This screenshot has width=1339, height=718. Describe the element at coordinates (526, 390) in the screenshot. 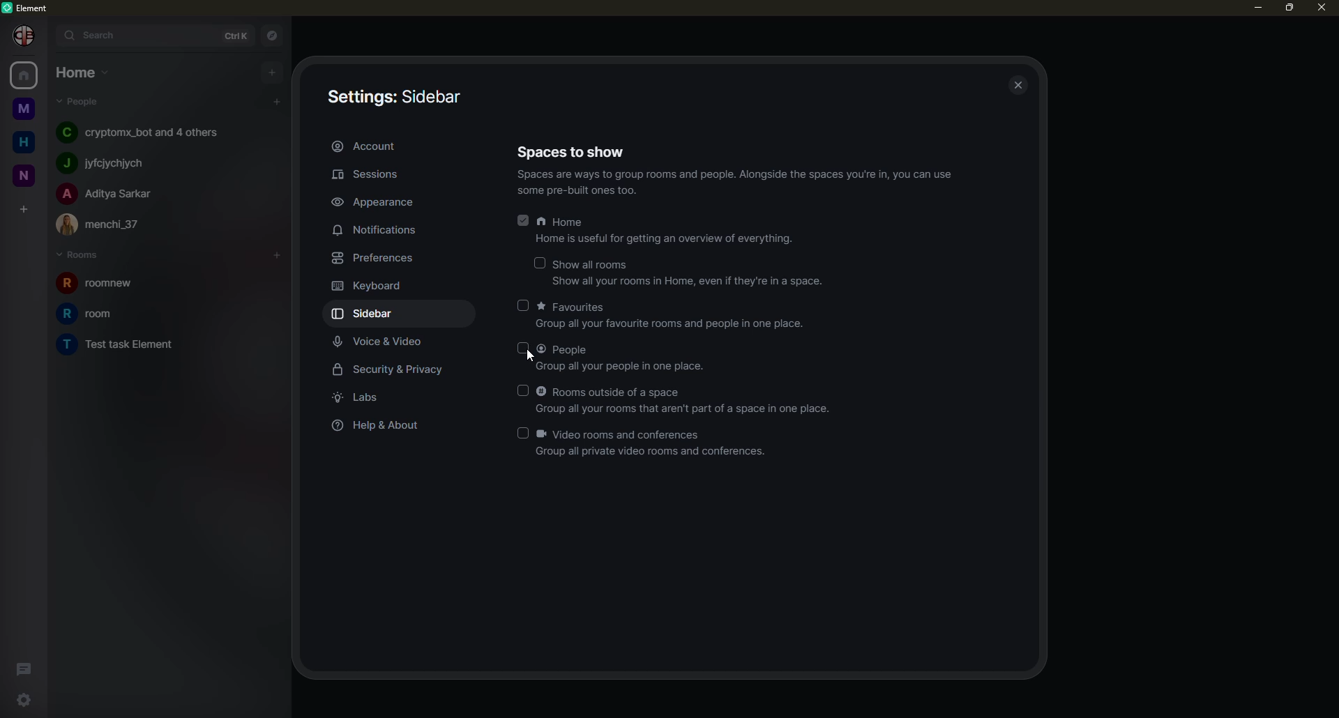

I see `click to enable` at that location.